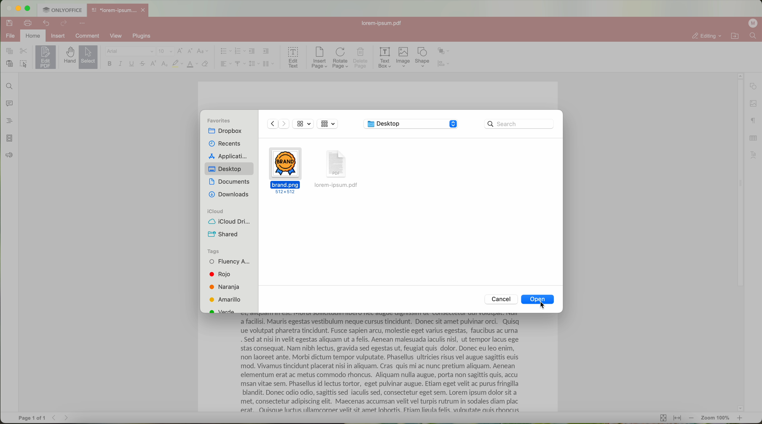  I want to click on size font, so click(166, 51).